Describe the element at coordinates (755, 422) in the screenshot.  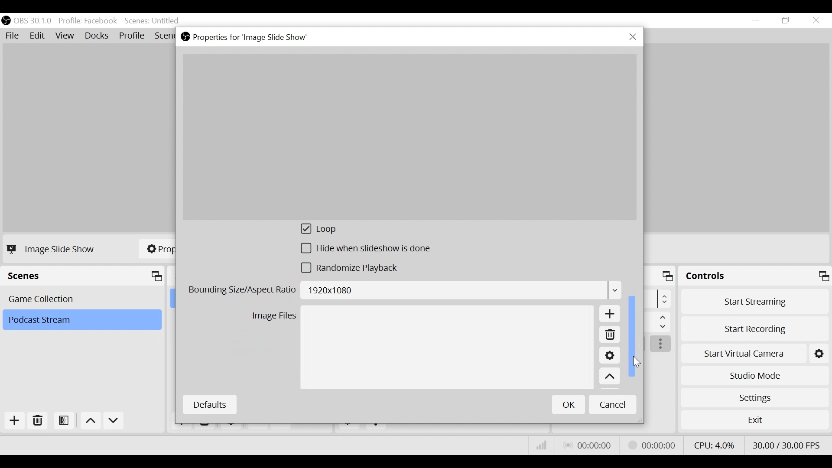
I see `Exit` at that location.